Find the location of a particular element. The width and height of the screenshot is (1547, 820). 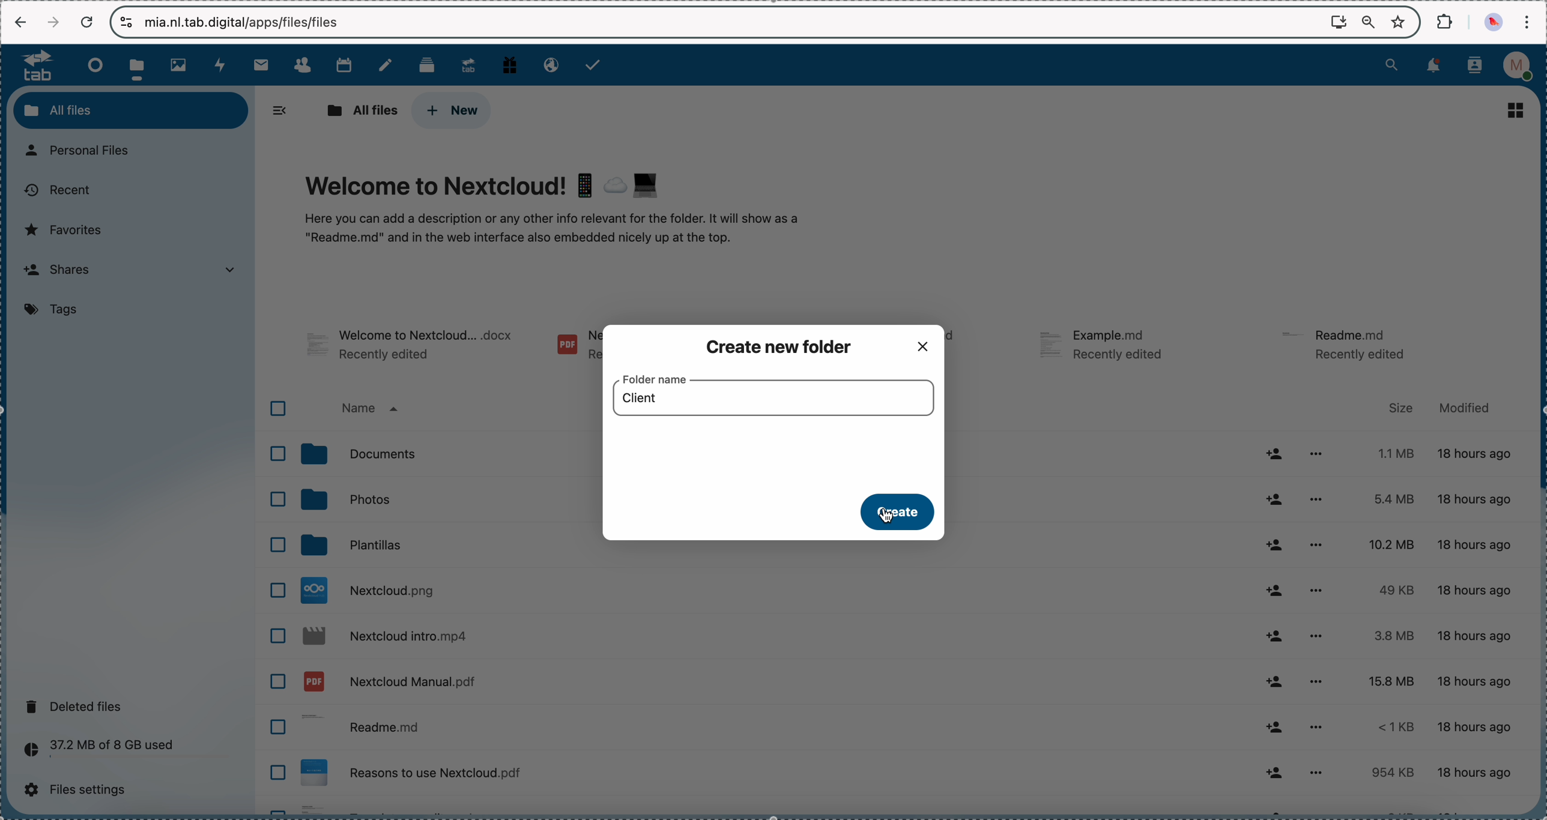

search is located at coordinates (1391, 64).